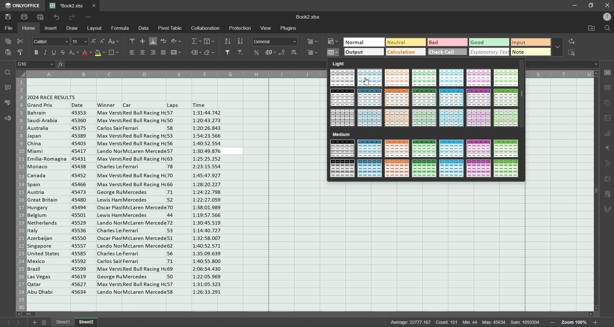  Describe the element at coordinates (210, 53) in the screenshot. I see `clear` at that location.